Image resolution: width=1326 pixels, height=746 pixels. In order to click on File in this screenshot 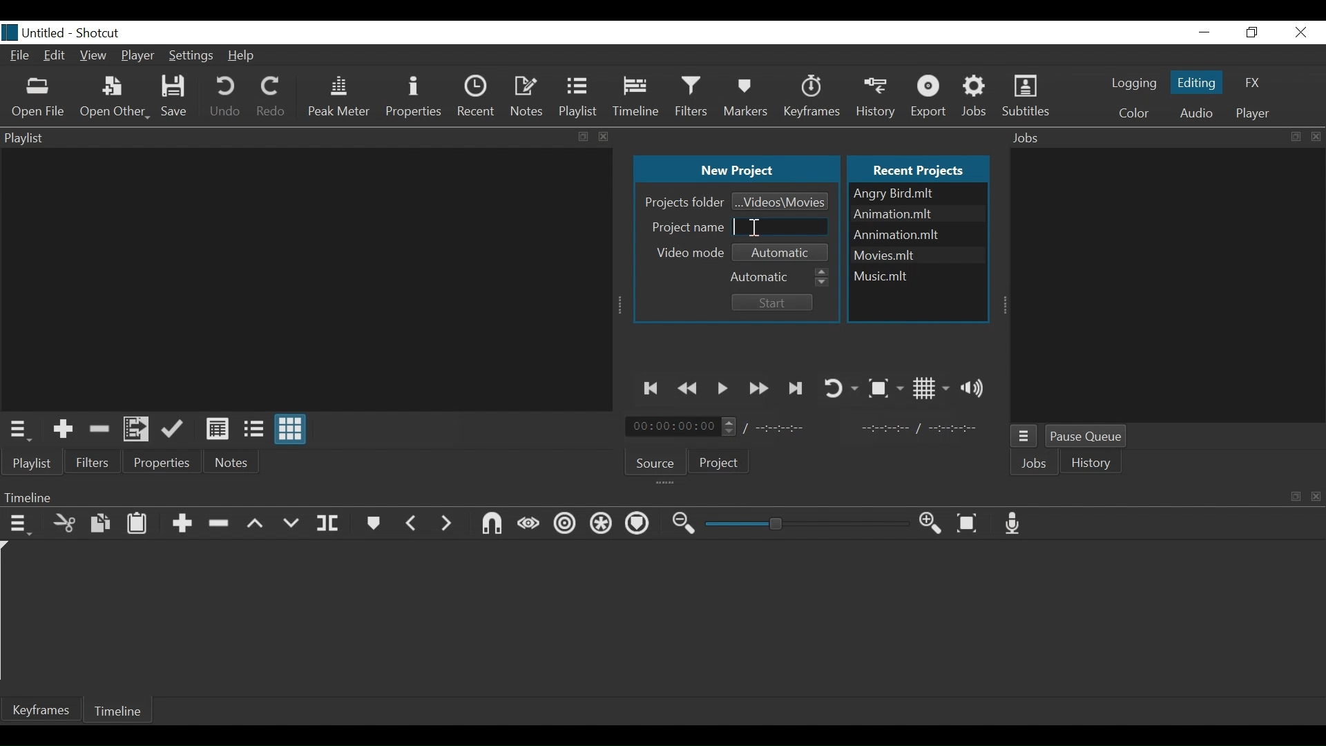, I will do `click(20, 57)`.